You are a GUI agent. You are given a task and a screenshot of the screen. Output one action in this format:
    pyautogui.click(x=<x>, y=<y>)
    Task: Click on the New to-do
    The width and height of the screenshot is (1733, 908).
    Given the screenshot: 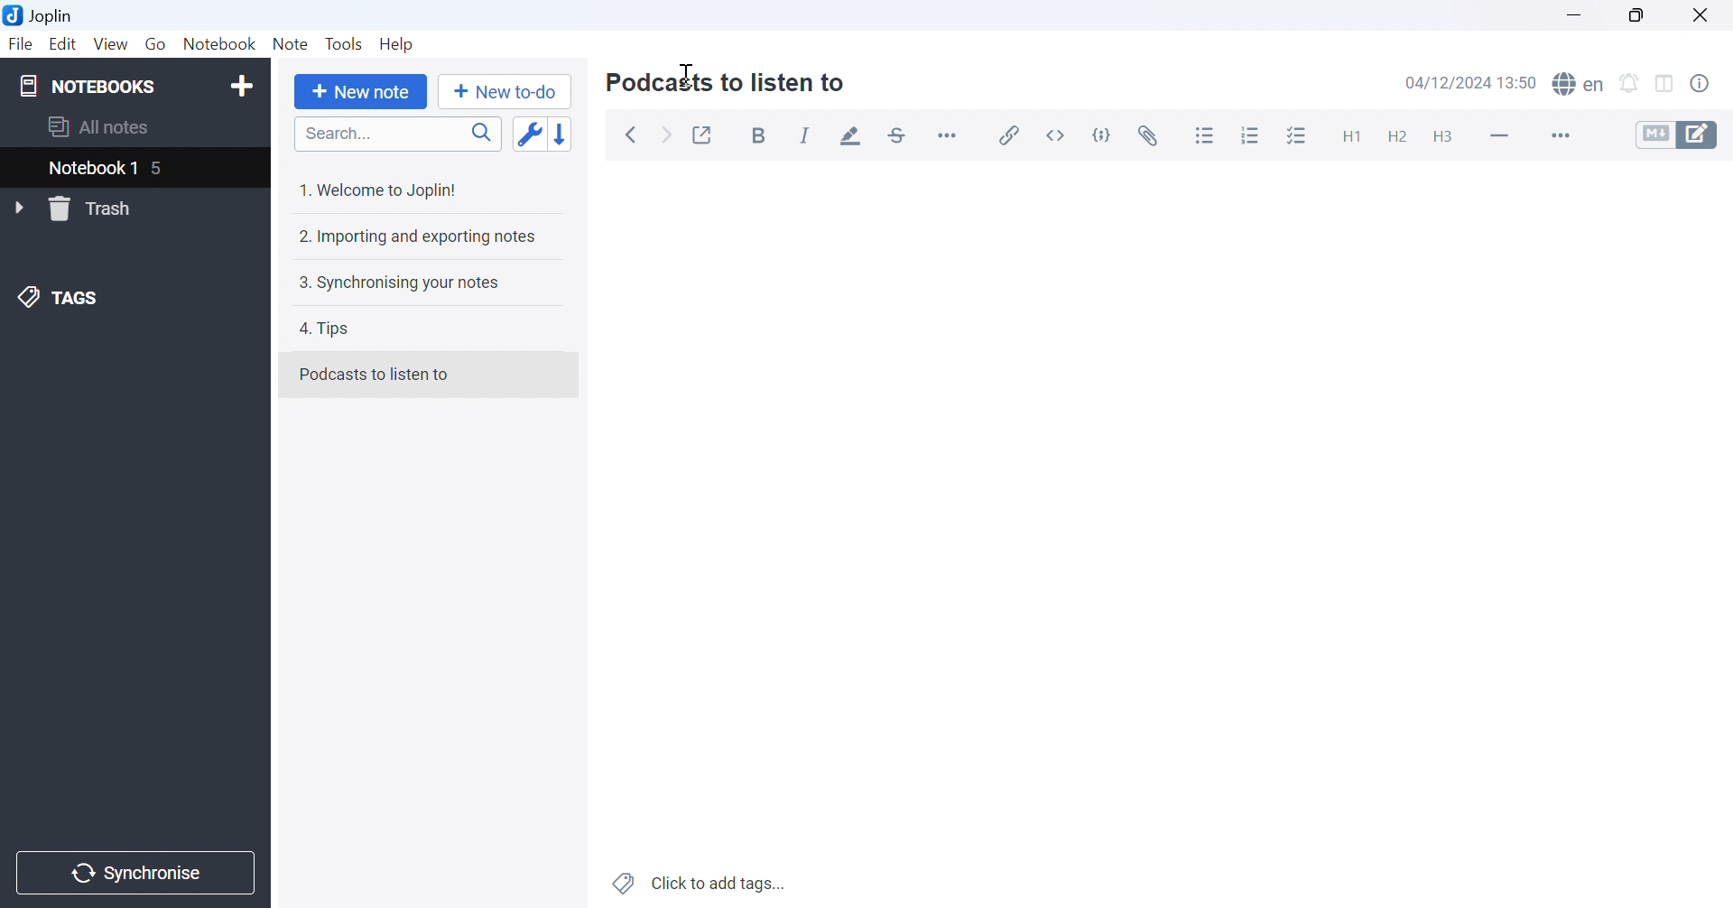 What is the action you would take?
    pyautogui.click(x=510, y=92)
    